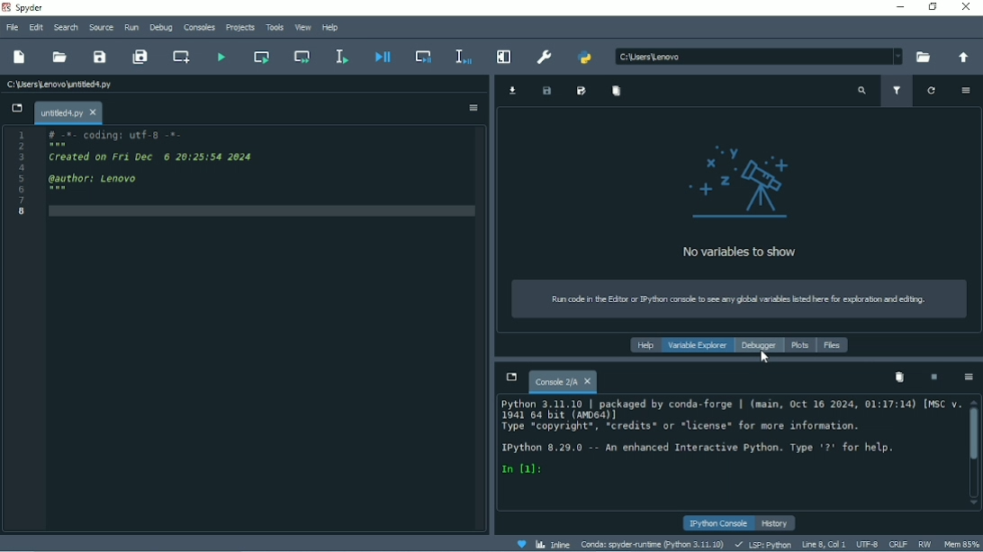 The image size is (983, 552). What do you see at coordinates (275, 28) in the screenshot?
I see `Tools` at bounding box center [275, 28].